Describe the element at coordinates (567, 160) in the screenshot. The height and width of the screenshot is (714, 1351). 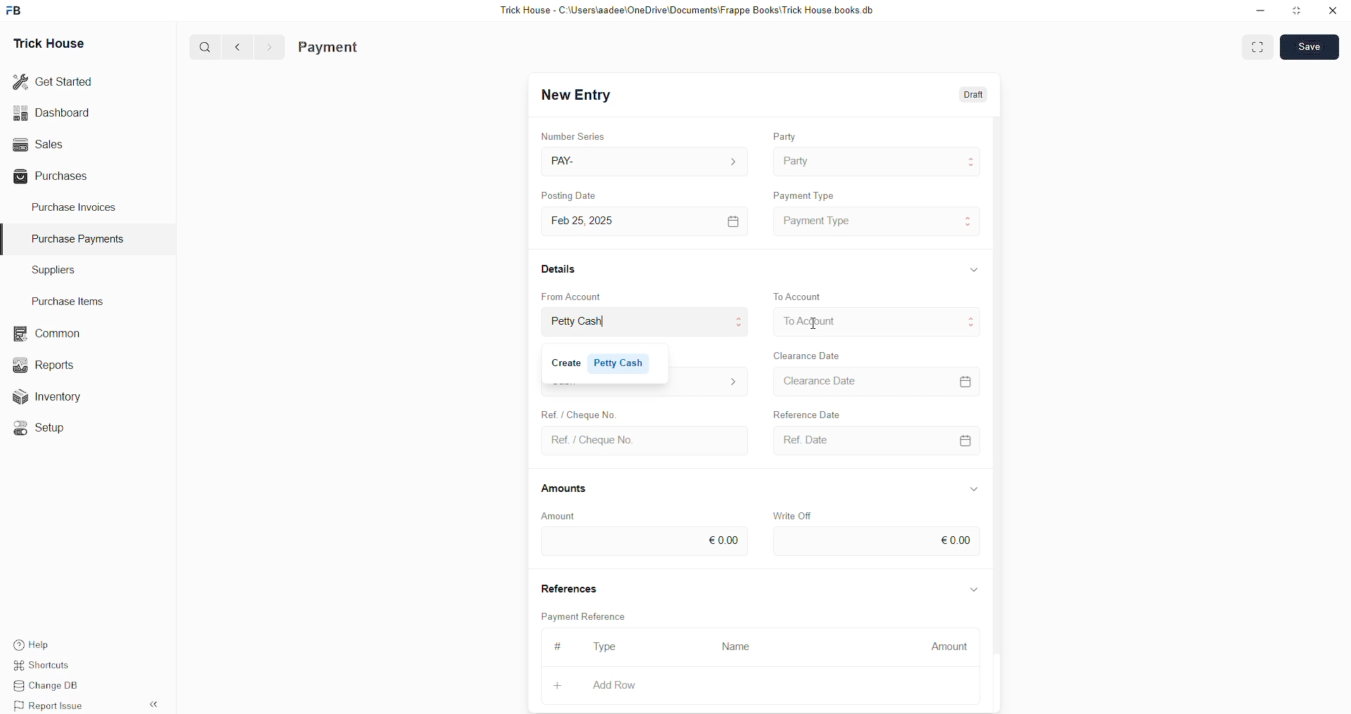
I see `PAY-` at that location.